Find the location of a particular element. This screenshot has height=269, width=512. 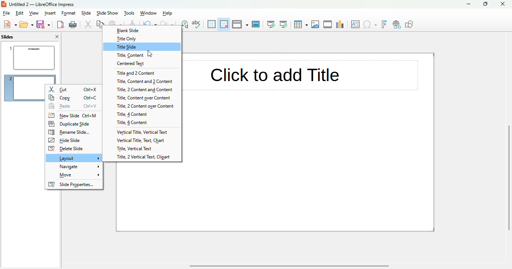

title, vertical text is located at coordinates (141, 149).